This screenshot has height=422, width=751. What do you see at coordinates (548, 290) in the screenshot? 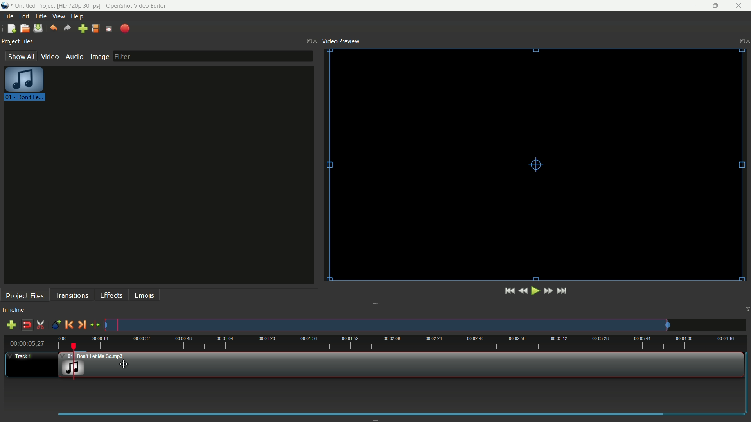
I see `quickly play forward` at bounding box center [548, 290].